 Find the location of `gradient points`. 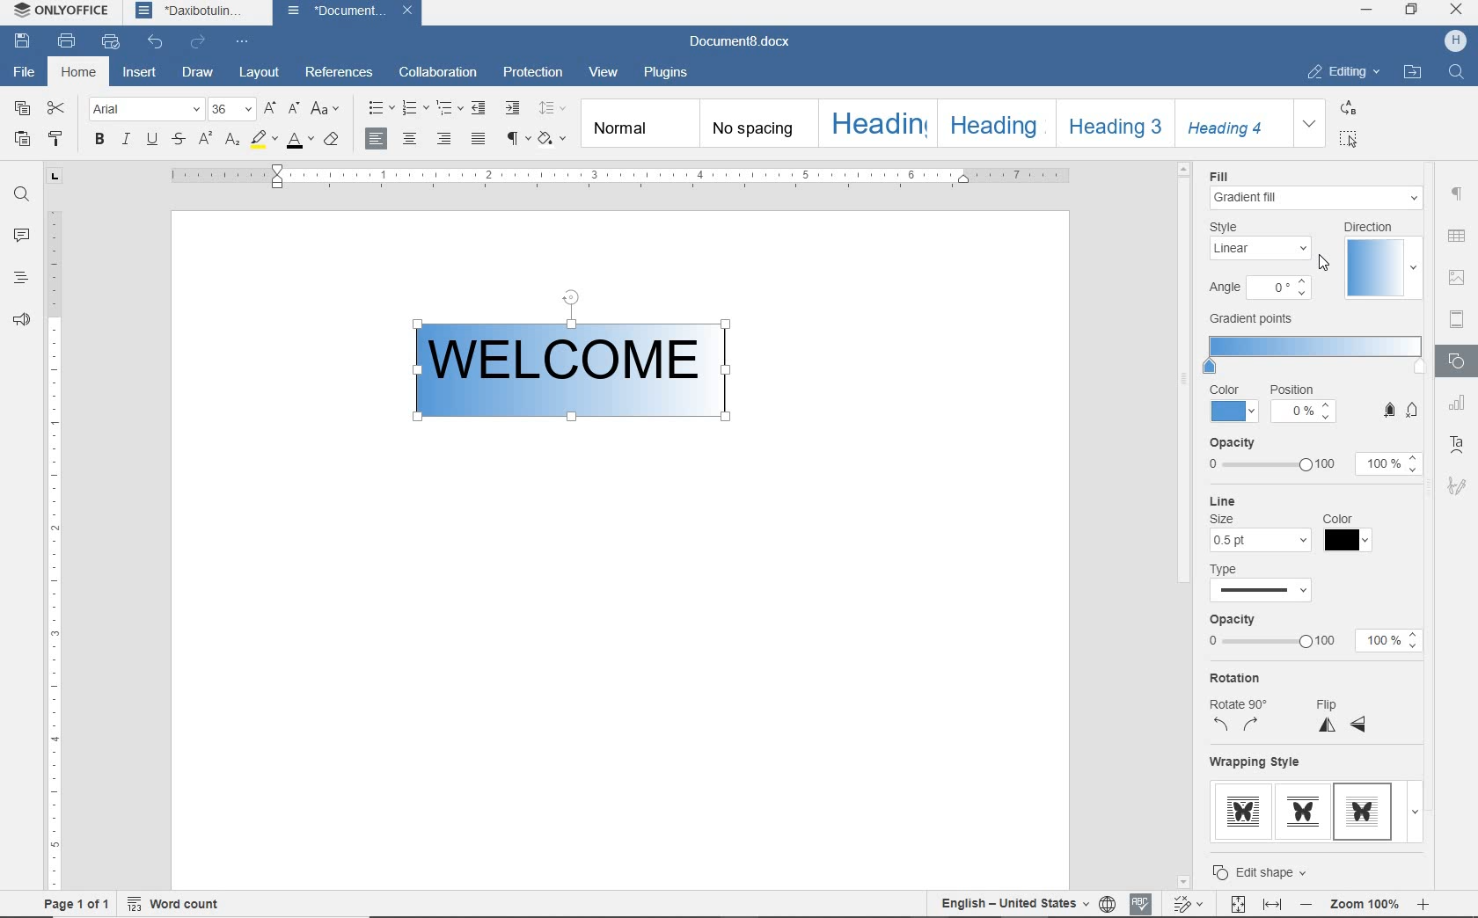

gradient points is located at coordinates (1313, 356).